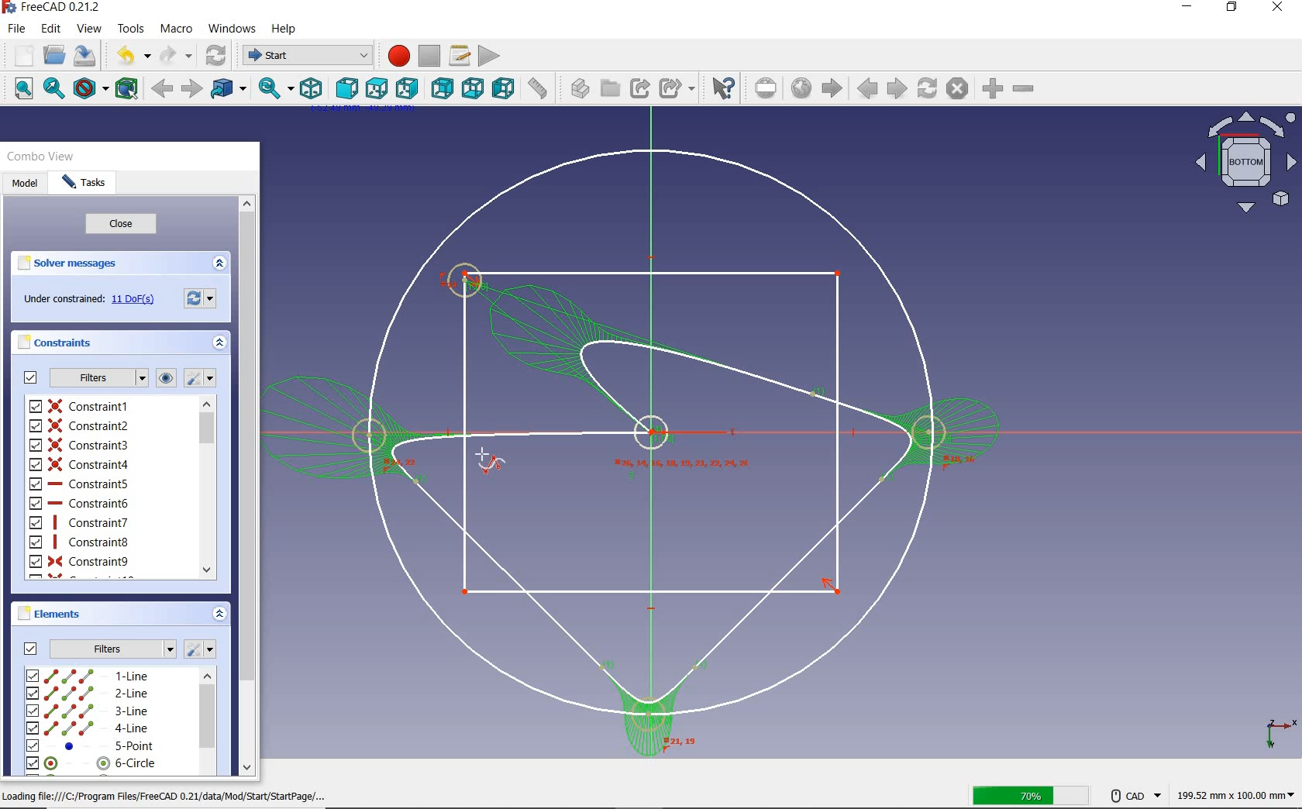 The width and height of the screenshot is (1302, 809). I want to click on constraint2, so click(79, 426).